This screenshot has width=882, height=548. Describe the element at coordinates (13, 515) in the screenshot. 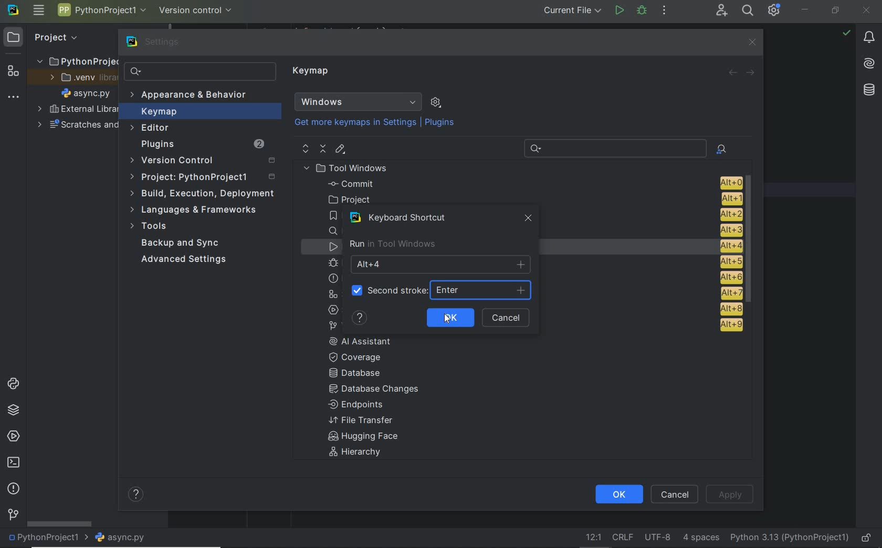

I see `version control` at that location.